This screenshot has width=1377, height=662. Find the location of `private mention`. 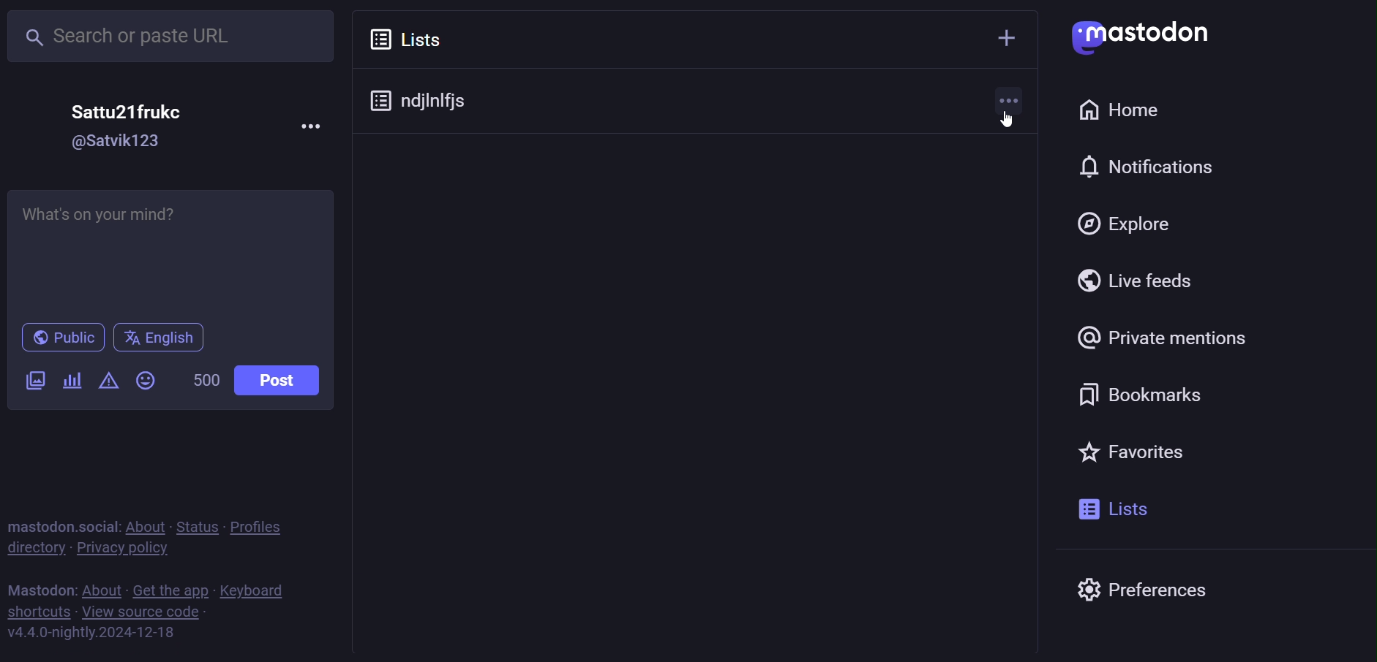

private mention is located at coordinates (1166, 340).